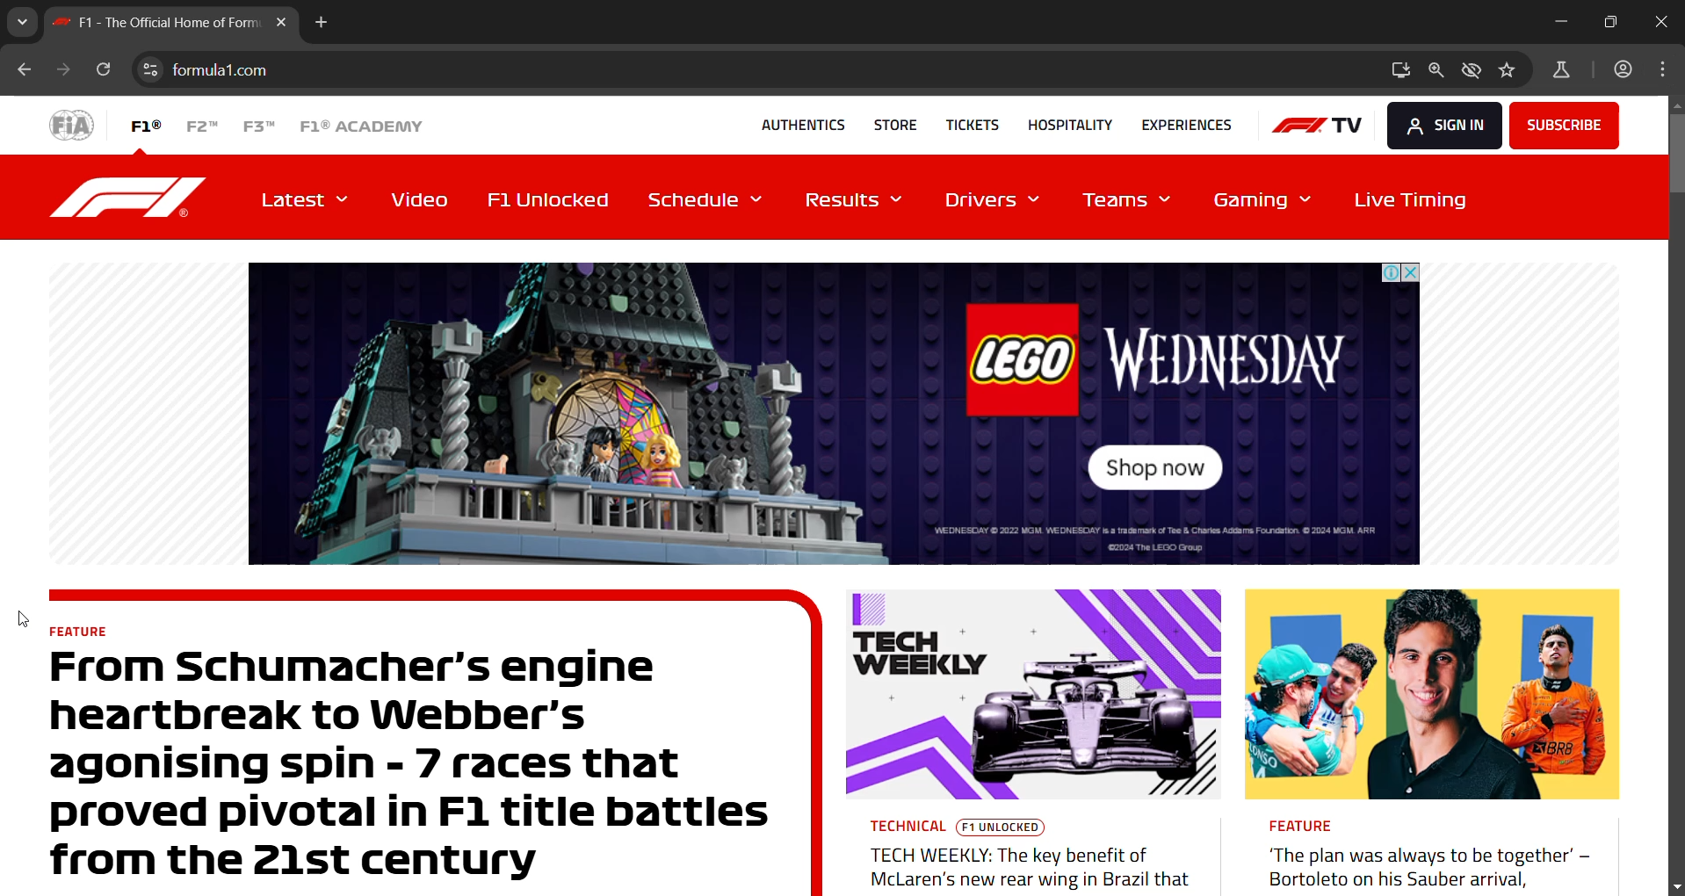  Describe the element at coordinates (889, 121) in the screenshot. I see `STORE` at that location.